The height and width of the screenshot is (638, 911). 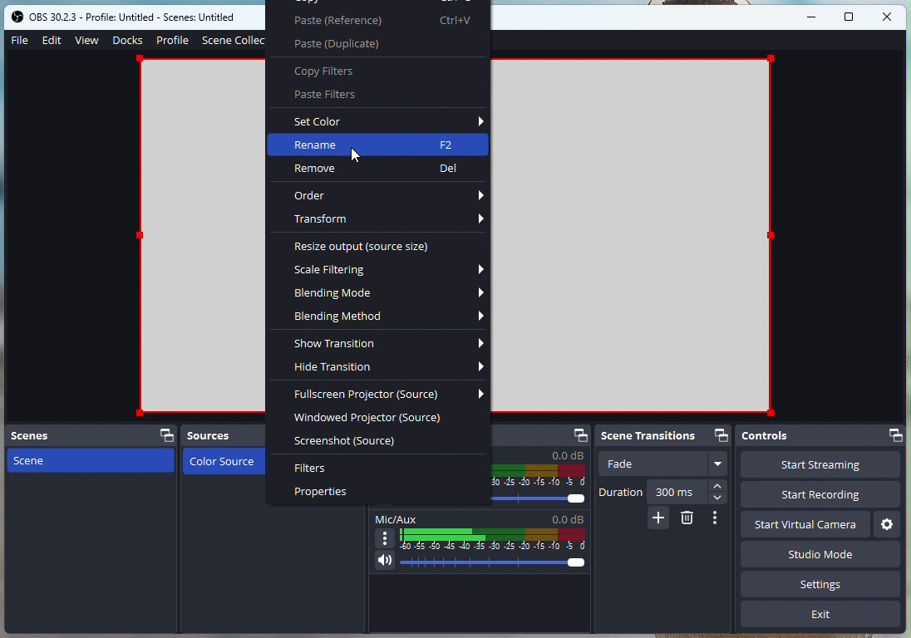 I want to click on Screenshot (Source), so click(x=352, y=440).